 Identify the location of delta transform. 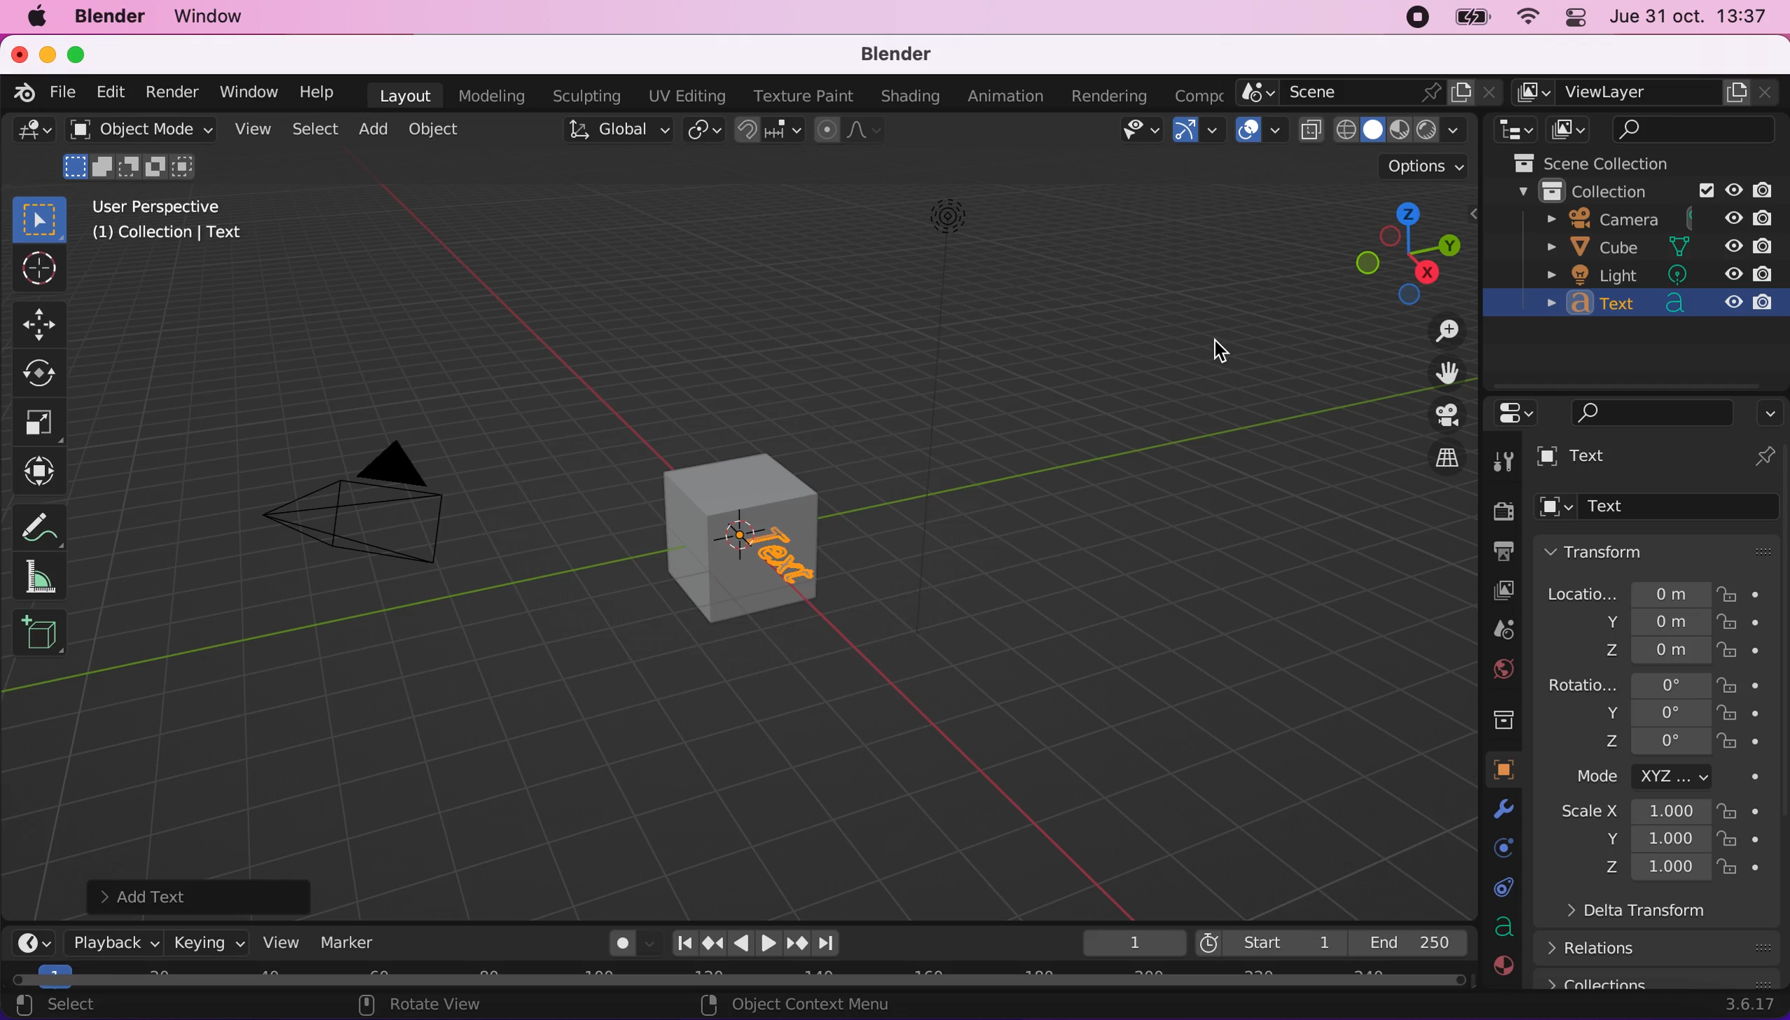
(1647, 910).